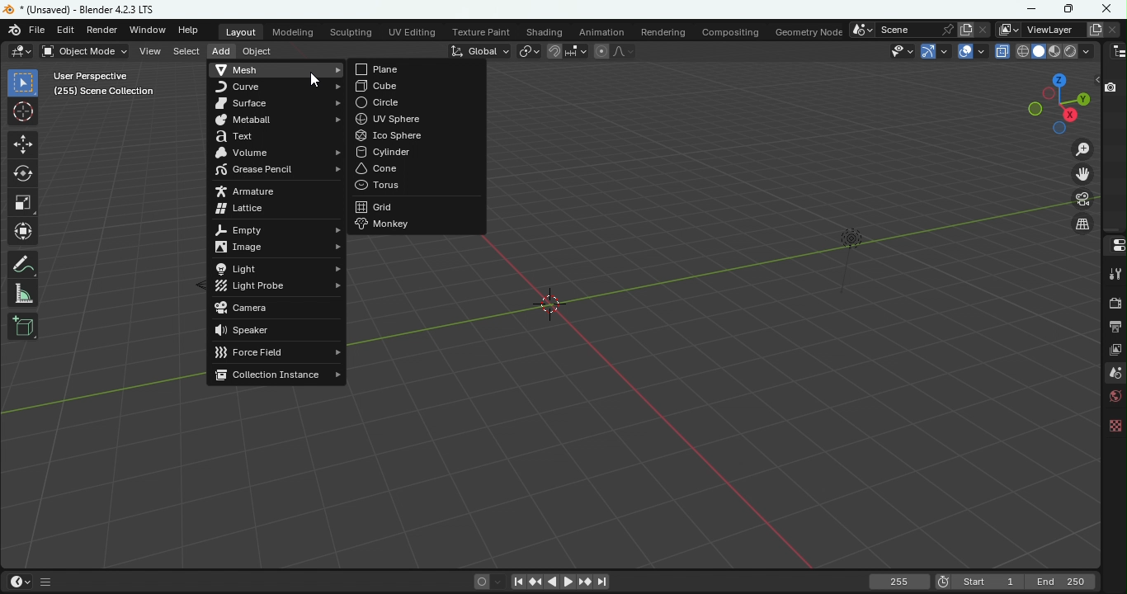 This screenshot has width=1127, height=594. I want to click on UV Editing, so click(412, 30).